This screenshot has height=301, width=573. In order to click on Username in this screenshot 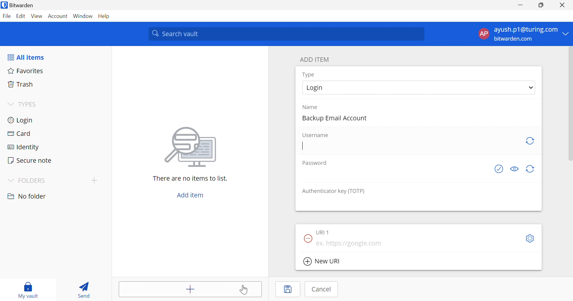, I will do `click(316, 135)`.